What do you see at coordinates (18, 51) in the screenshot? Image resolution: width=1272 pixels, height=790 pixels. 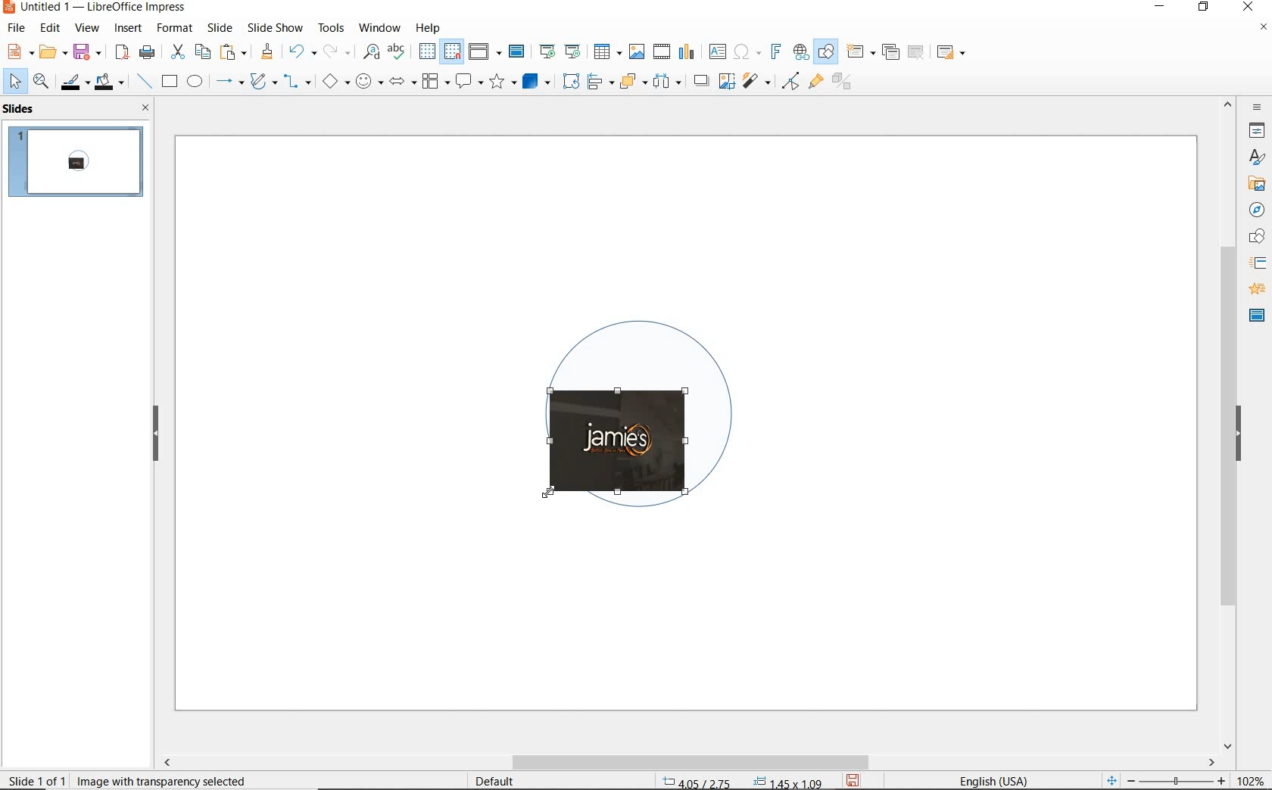 I see `new` at bounding box center [18, 51].